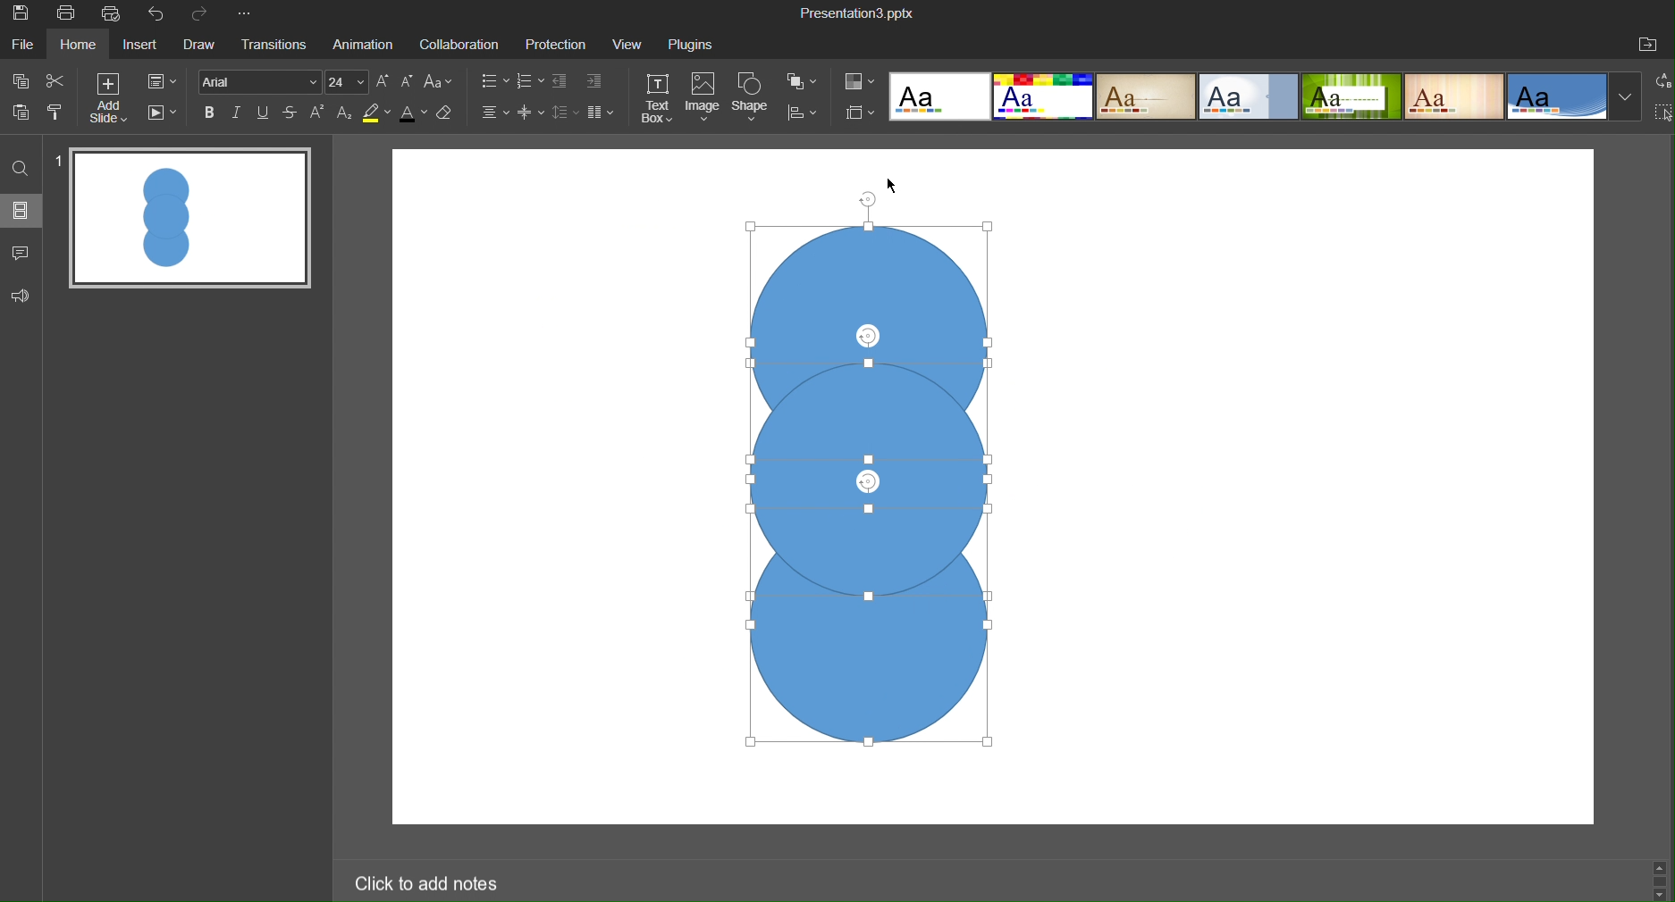 This screenshot has height=902, width=1675. Describe the element at coordinates (204, 46) in the screenshot. I see `Draw` at that location.